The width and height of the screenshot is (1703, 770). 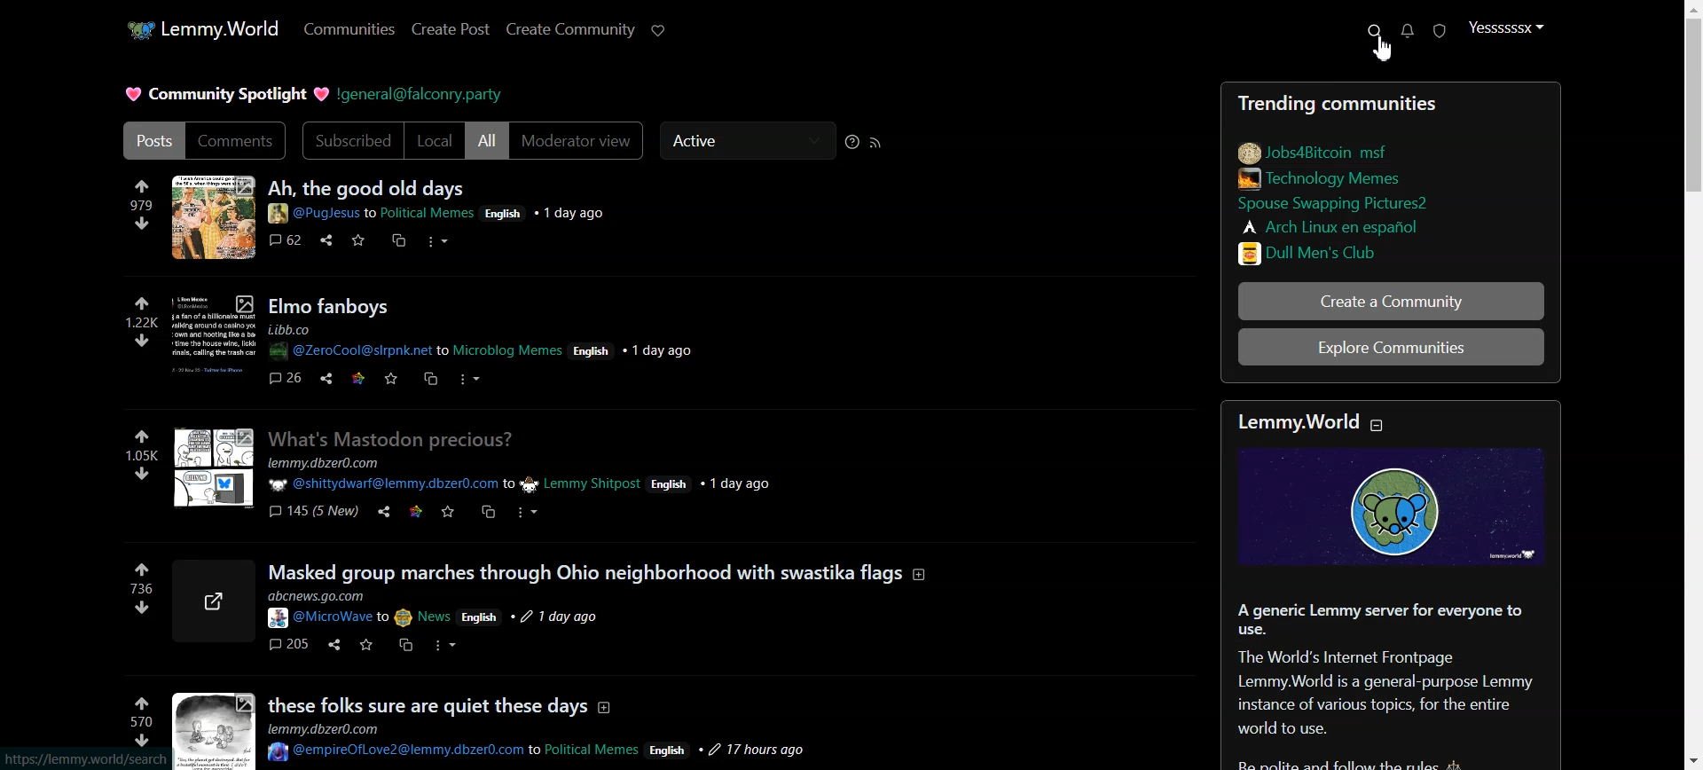 What do you see at coordinates (214, 216) in the screenshot?
I see `link` at bounding box center [214, 216].